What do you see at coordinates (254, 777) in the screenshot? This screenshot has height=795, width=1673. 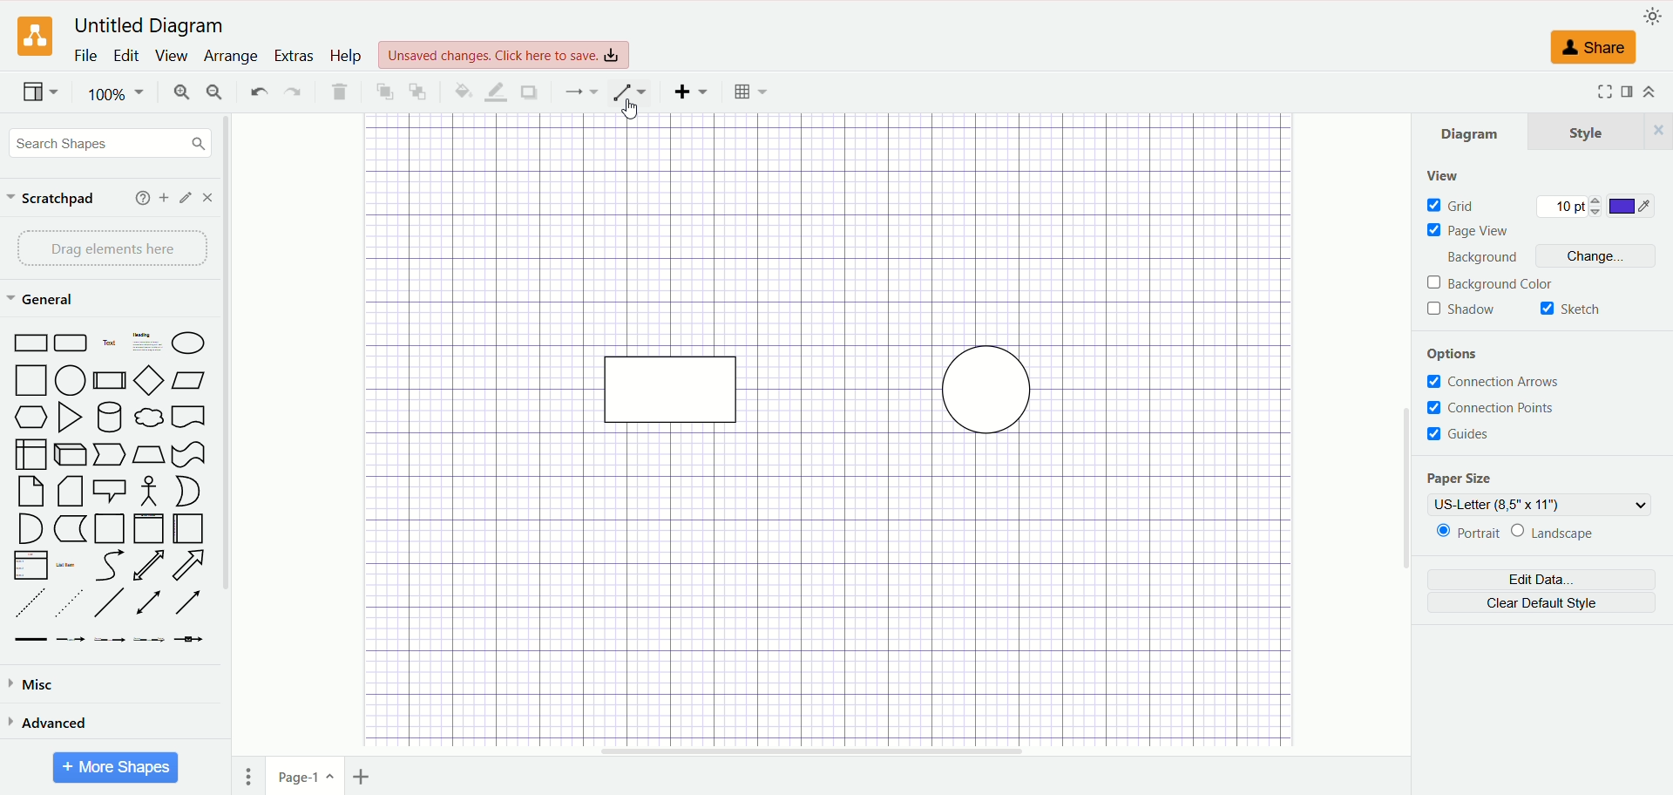 I see `pages` at bounding box center [254, 777].